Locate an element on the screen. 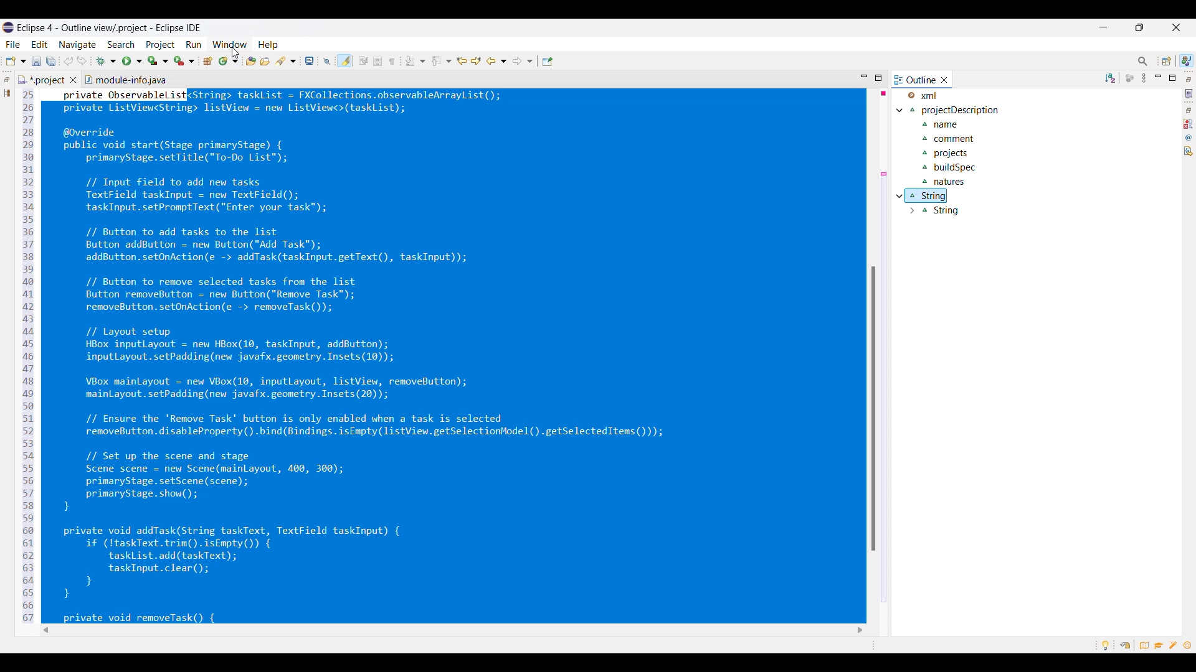 This screenshot has width=1196, height=672. Current perspective, highlighted is located at coordinates (1187, 60).